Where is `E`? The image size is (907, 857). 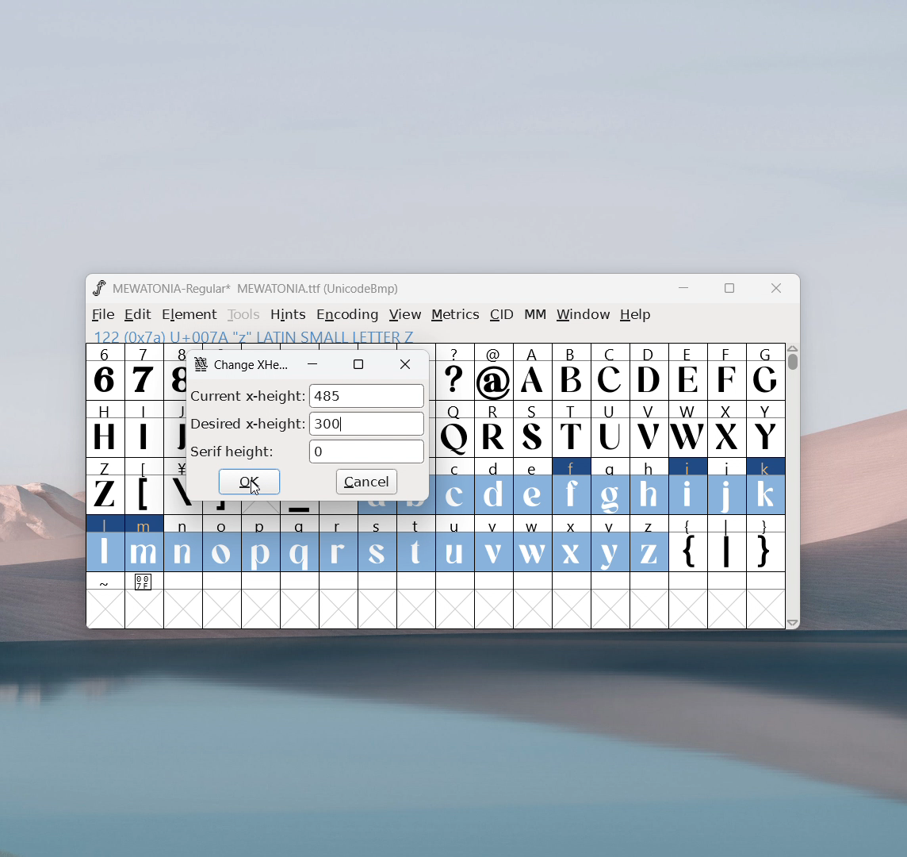 E is located at coordinates (687, 371).